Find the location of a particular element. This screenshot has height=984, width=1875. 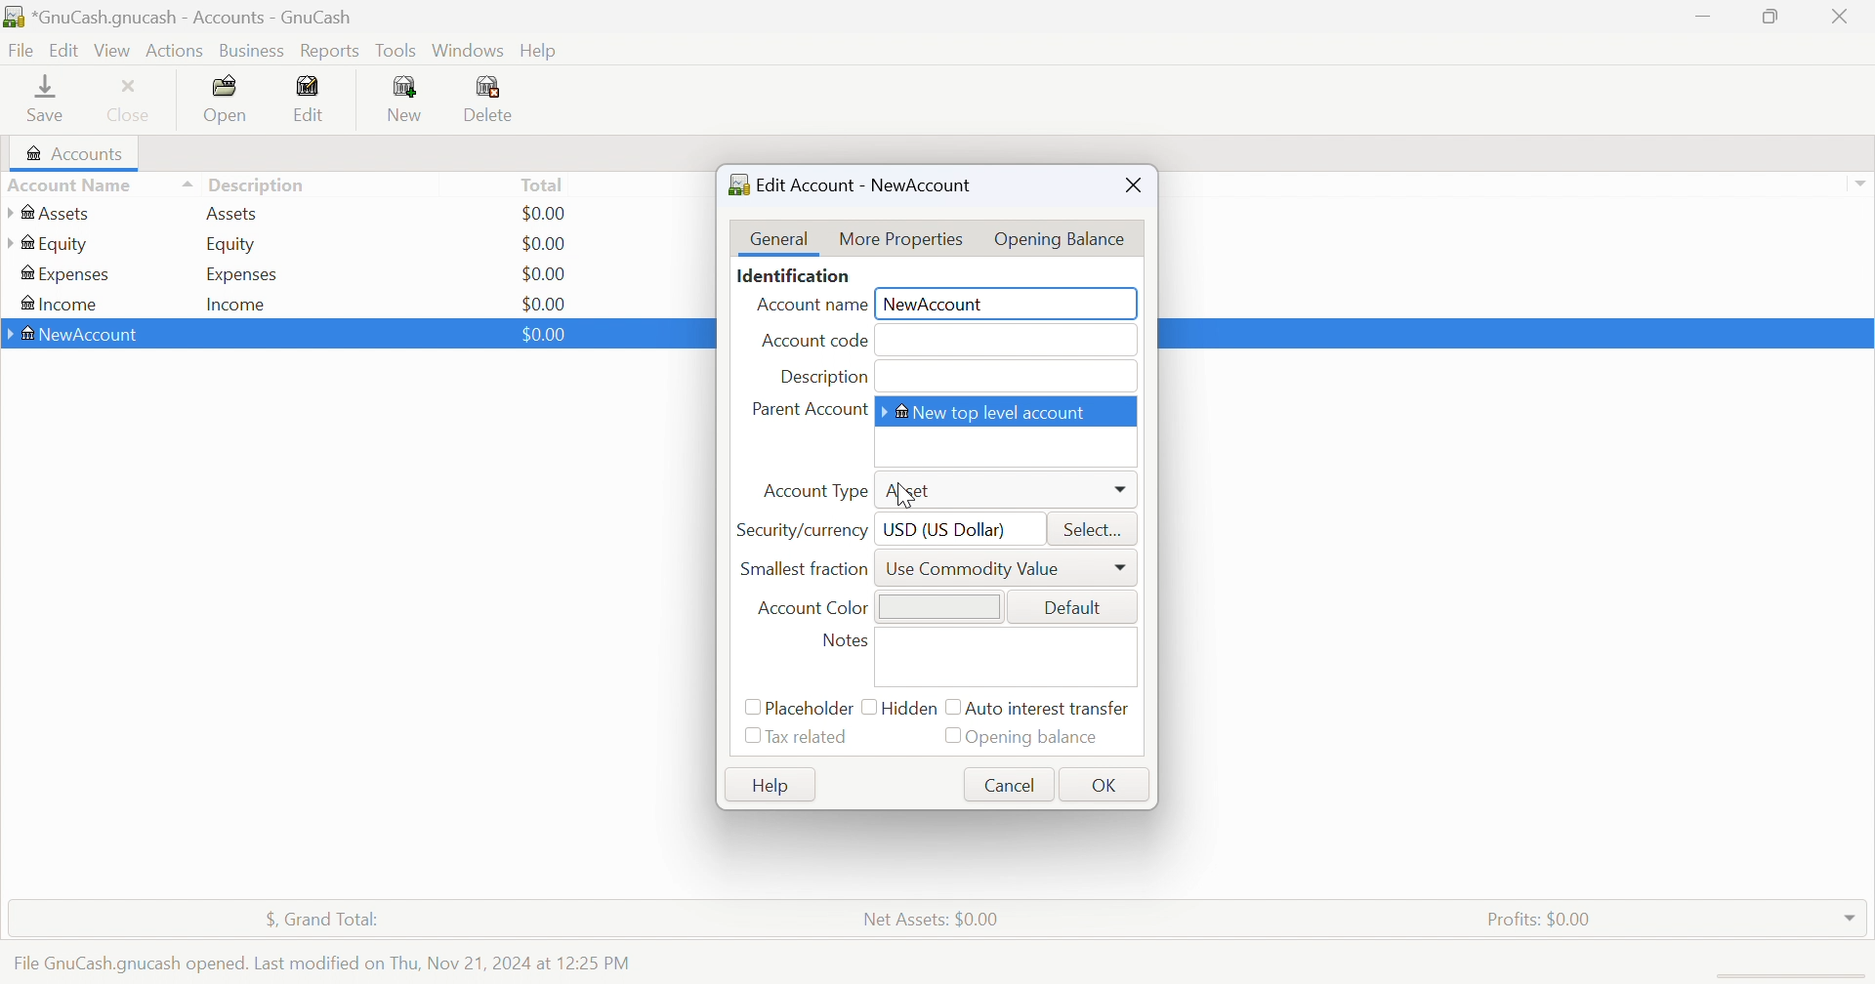

Select... is located at coordinates (1095, 531).